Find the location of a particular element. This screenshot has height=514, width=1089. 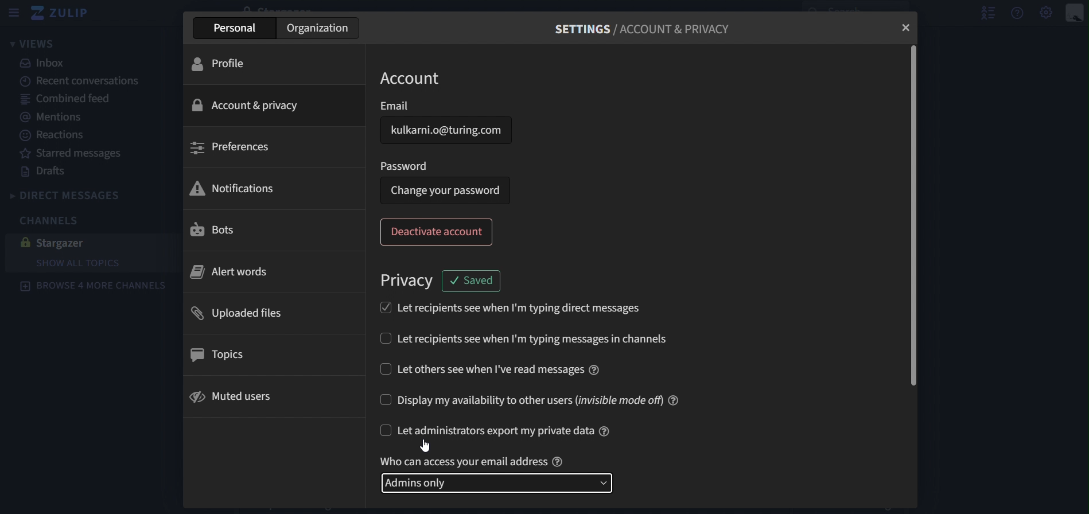

notifications is located at coordinates (234, 189).